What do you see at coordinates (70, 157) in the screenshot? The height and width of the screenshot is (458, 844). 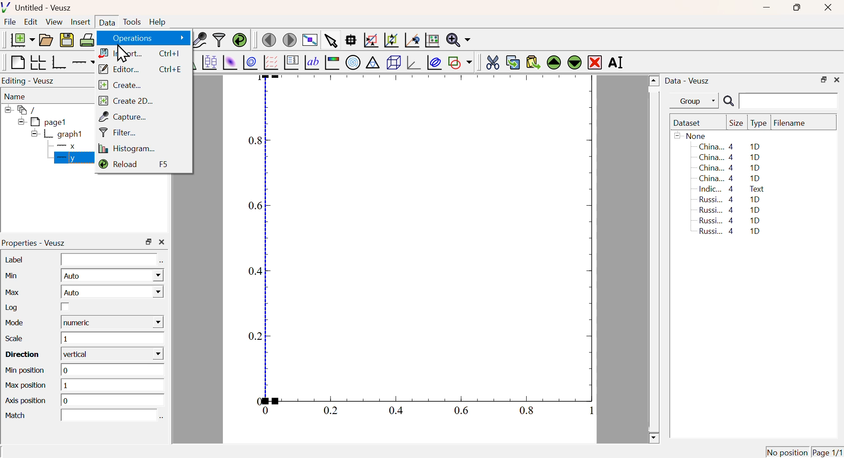 I see `y axis` at bounding box center [70, 157].